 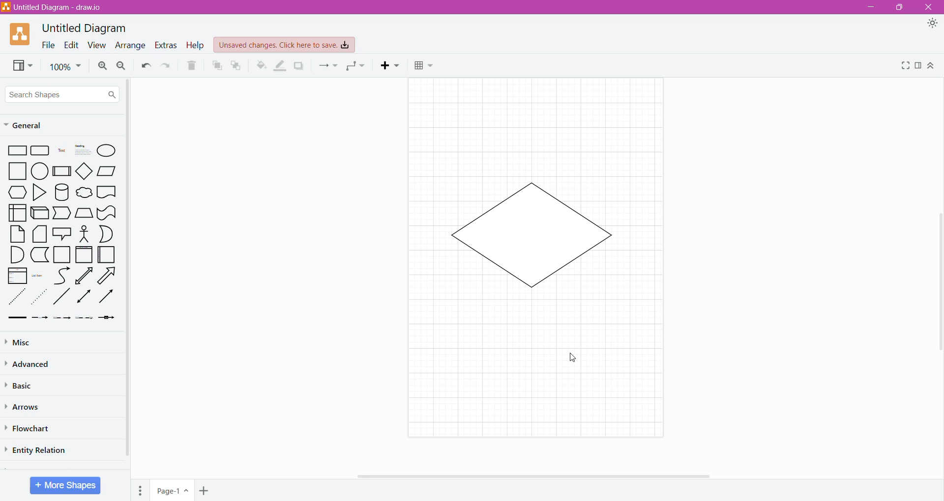 I want to click on Vertical Scroll Bar, so click(x=130, y=276).